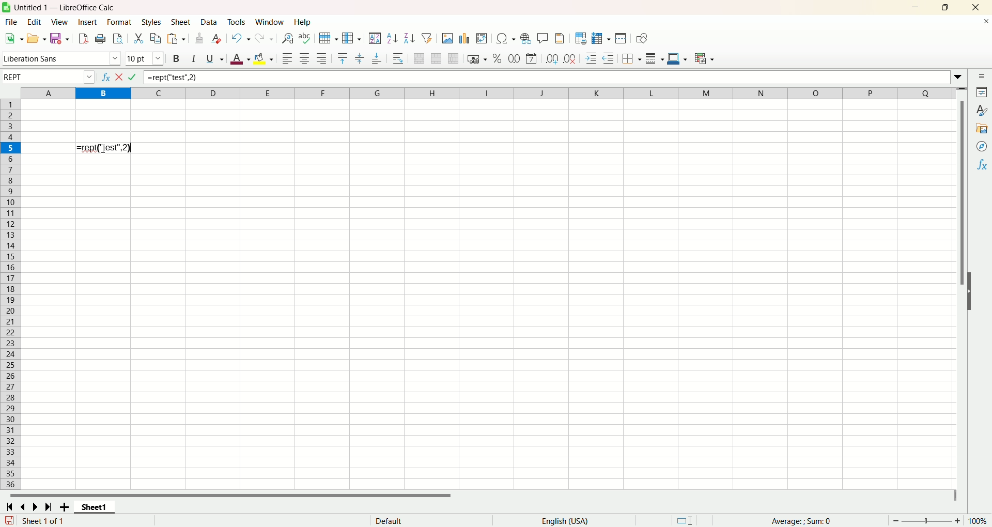  I want to click on column selected, so click(103, 94).